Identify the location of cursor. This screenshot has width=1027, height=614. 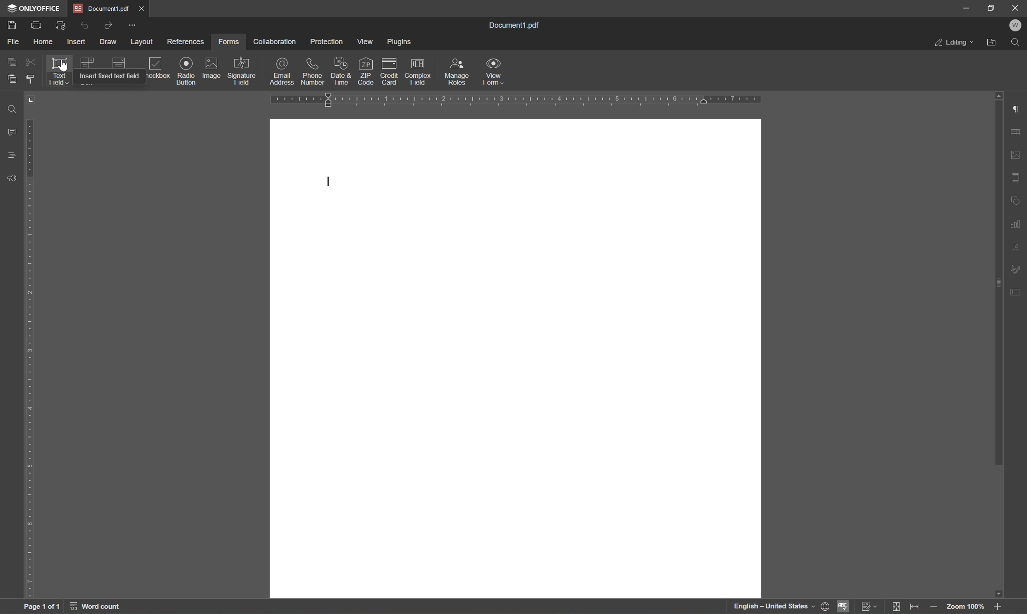
(328, 181).